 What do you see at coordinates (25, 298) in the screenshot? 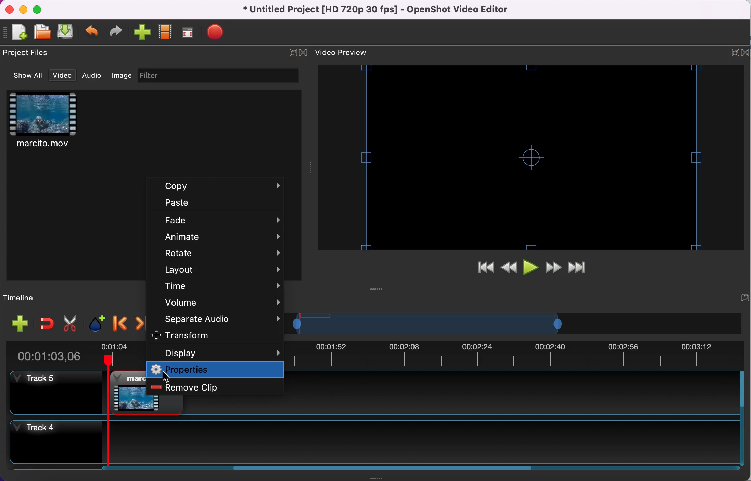
I see `timeline` at bounding box center [25, 298].